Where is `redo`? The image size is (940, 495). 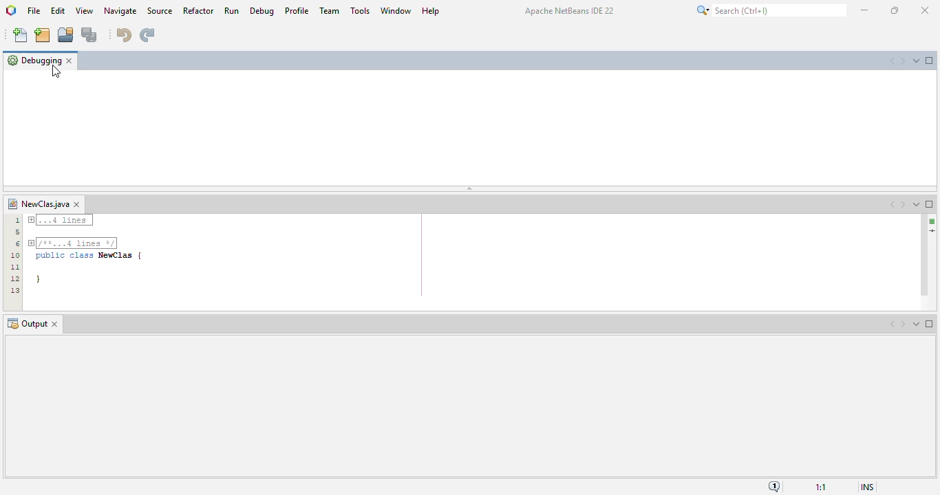 redo is located at coordinates (147, 34).